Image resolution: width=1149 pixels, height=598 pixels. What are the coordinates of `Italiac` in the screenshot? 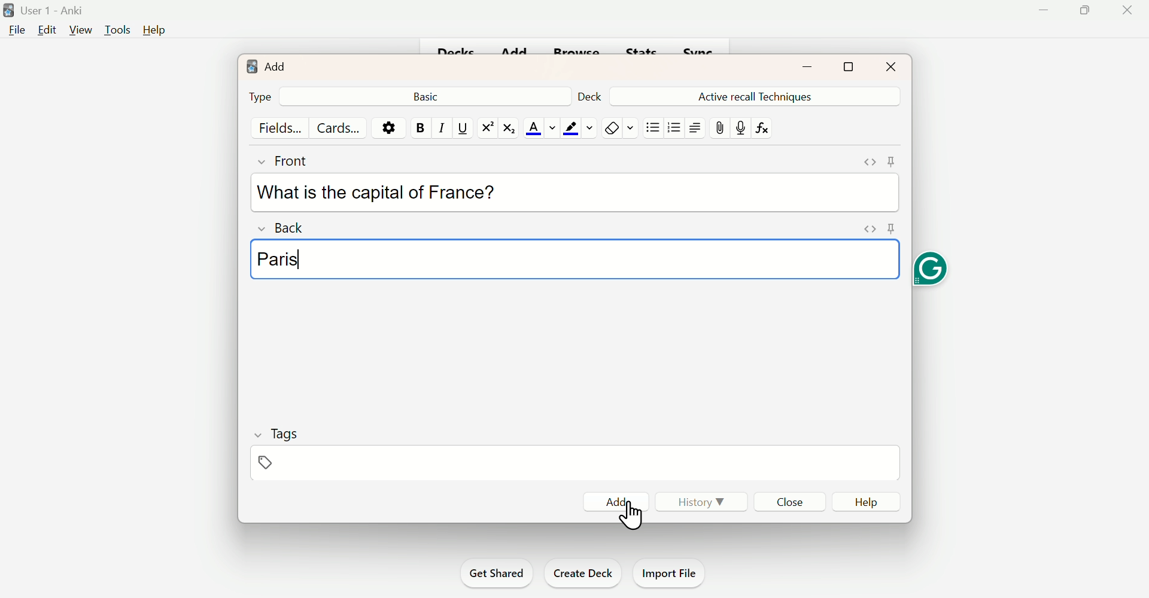 It's located at (438, 127).